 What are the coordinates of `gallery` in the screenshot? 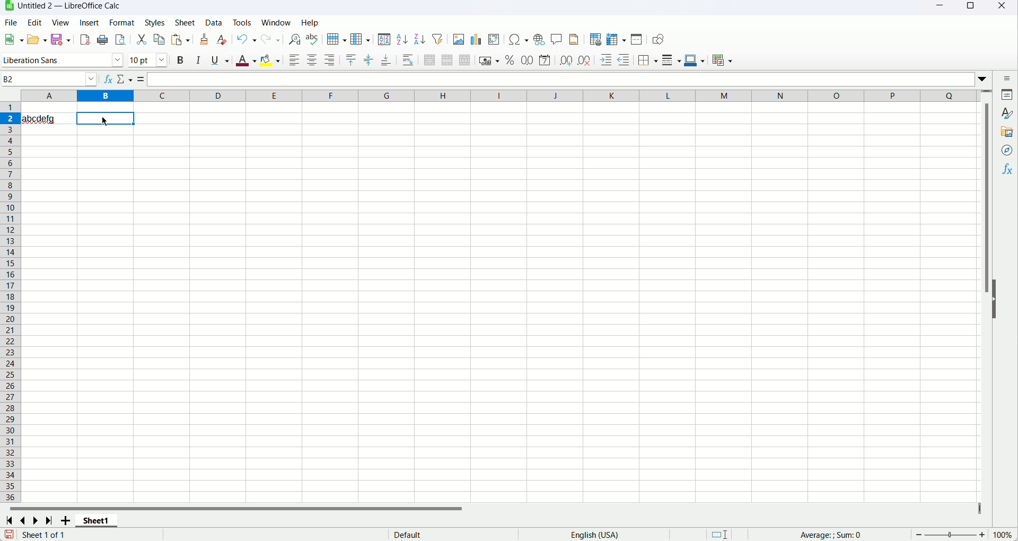 It's located at (1007, 133).